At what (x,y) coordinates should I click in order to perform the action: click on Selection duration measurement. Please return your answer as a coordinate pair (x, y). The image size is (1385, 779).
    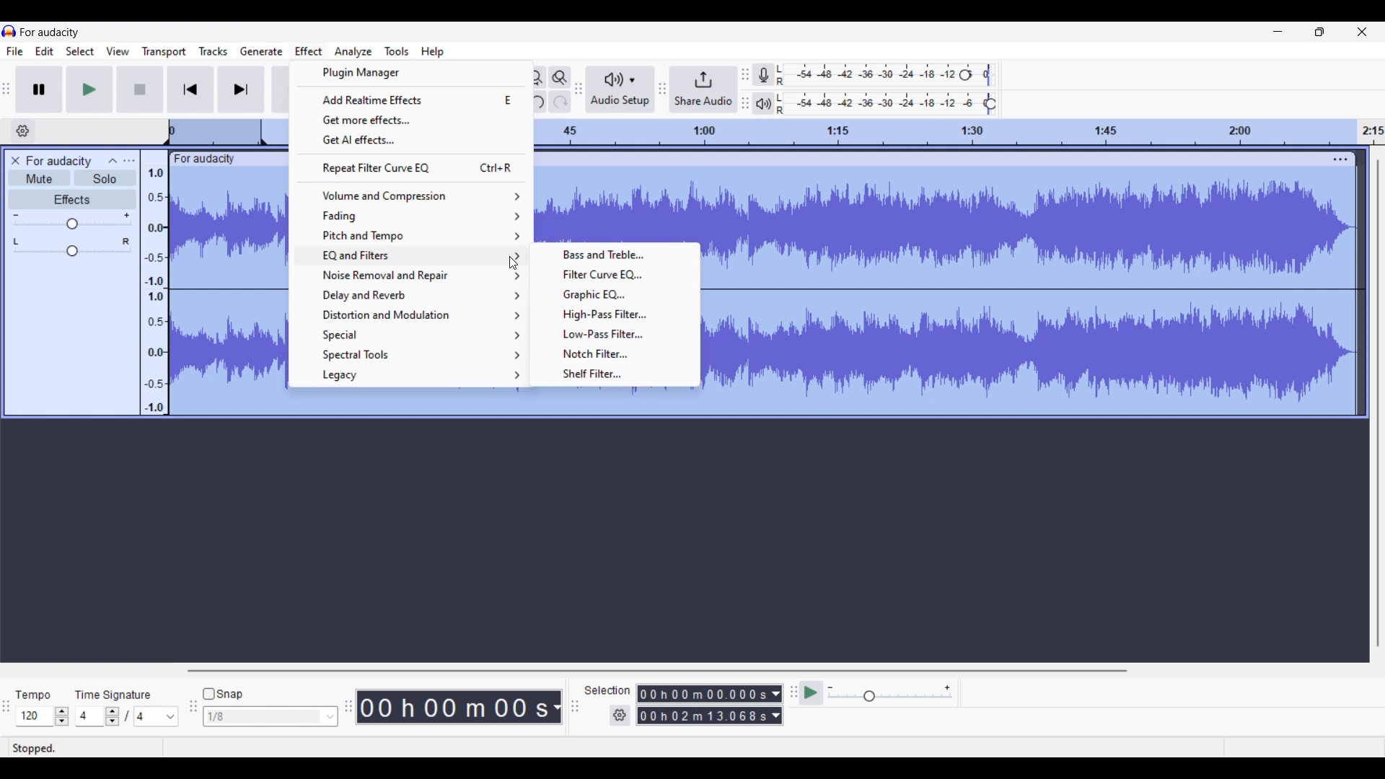
    Looking at the image, I should click on (775, 705).